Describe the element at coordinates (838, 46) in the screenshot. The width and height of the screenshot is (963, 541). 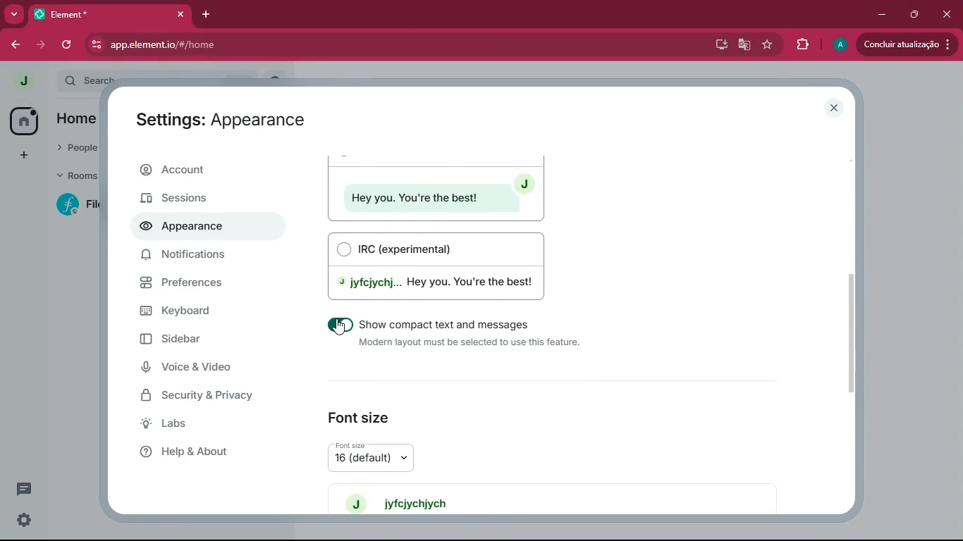
I see `profile` at that location.